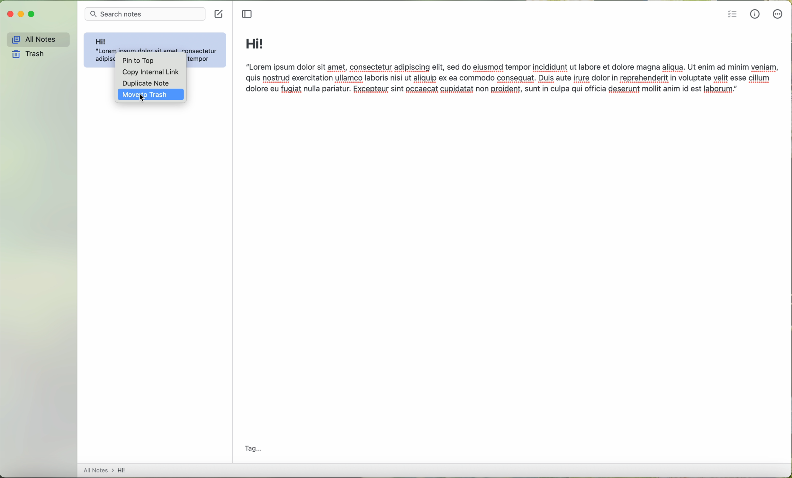 Image resolution: width=792 pixels, height=478 pixels. I want to click on Hi, so click(102, 39).